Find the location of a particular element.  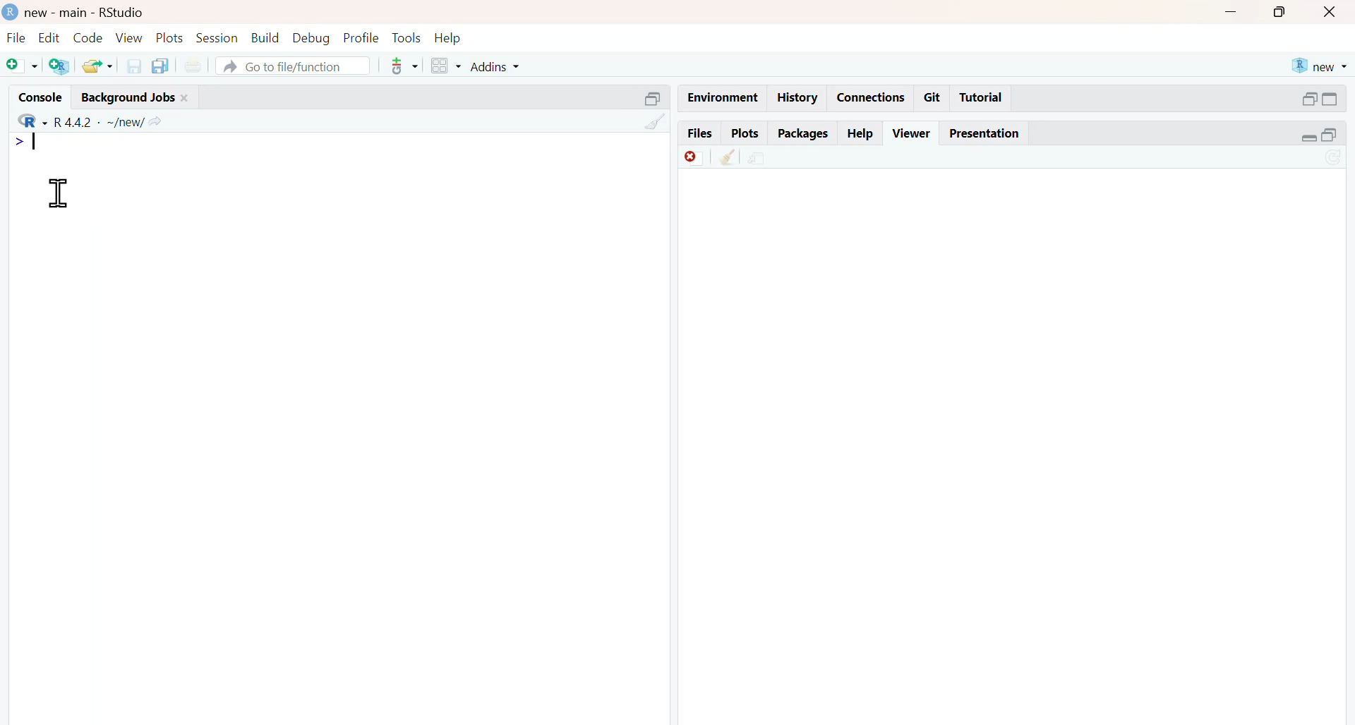

R 4.4.2 ~/new/ is located at coordinates (100, 123).